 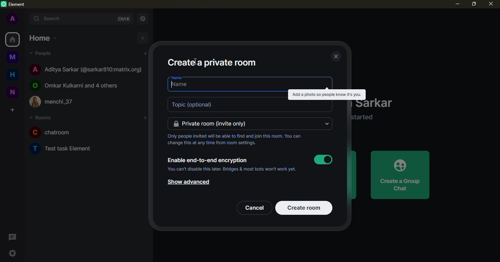 What do you see at coordinates (305, 207) in the screenshot?
I see `create room` at bounding box center [305, 207].